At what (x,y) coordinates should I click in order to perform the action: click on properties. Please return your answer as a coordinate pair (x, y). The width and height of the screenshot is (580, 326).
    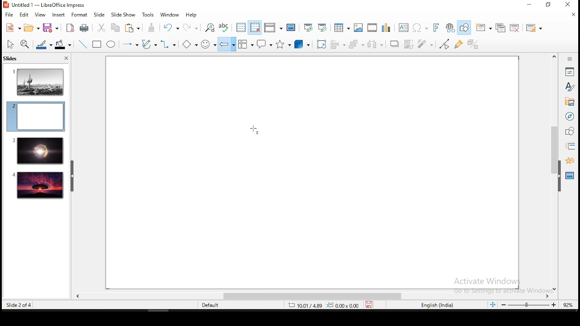
    Looking at the image, I should click on (570, 71).